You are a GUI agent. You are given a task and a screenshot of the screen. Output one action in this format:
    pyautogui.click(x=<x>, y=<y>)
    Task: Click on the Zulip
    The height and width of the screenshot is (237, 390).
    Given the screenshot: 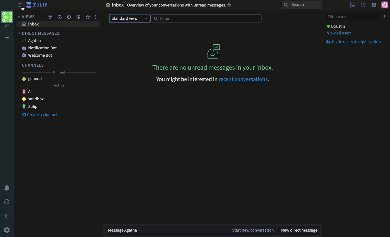 What is the action you would take?
    pyautogui.click(x=30, y=106)
    